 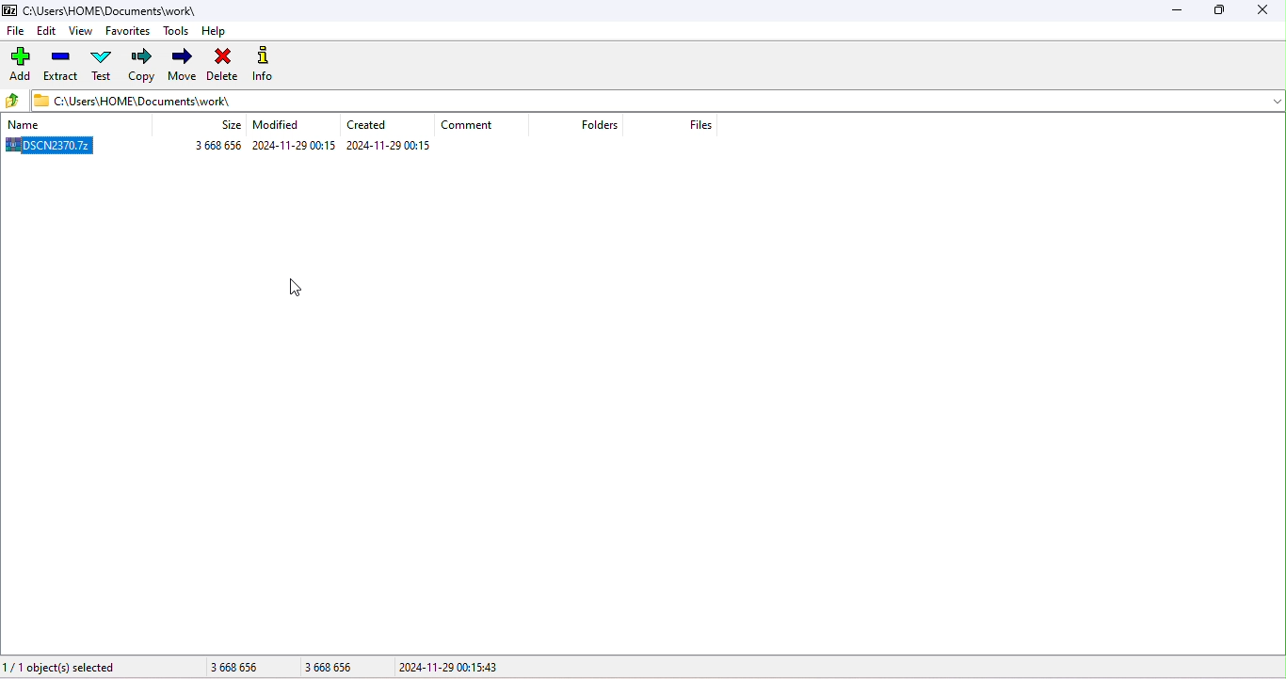 What do you see at coordinates (143, 64) in the screenshot?
I see `copy` at bounding box center [143, 64].